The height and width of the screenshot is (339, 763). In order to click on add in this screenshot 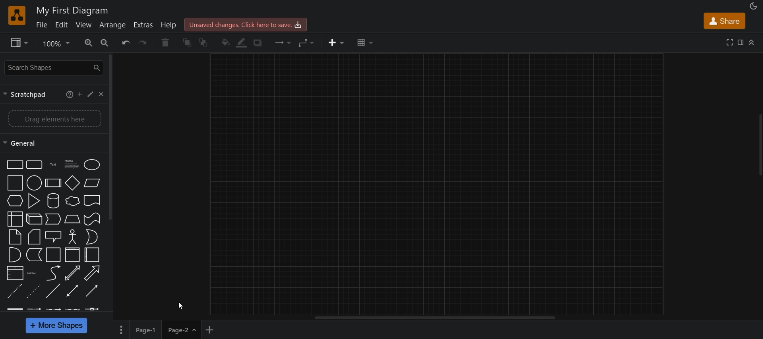, I will do `click(81, 95)`.